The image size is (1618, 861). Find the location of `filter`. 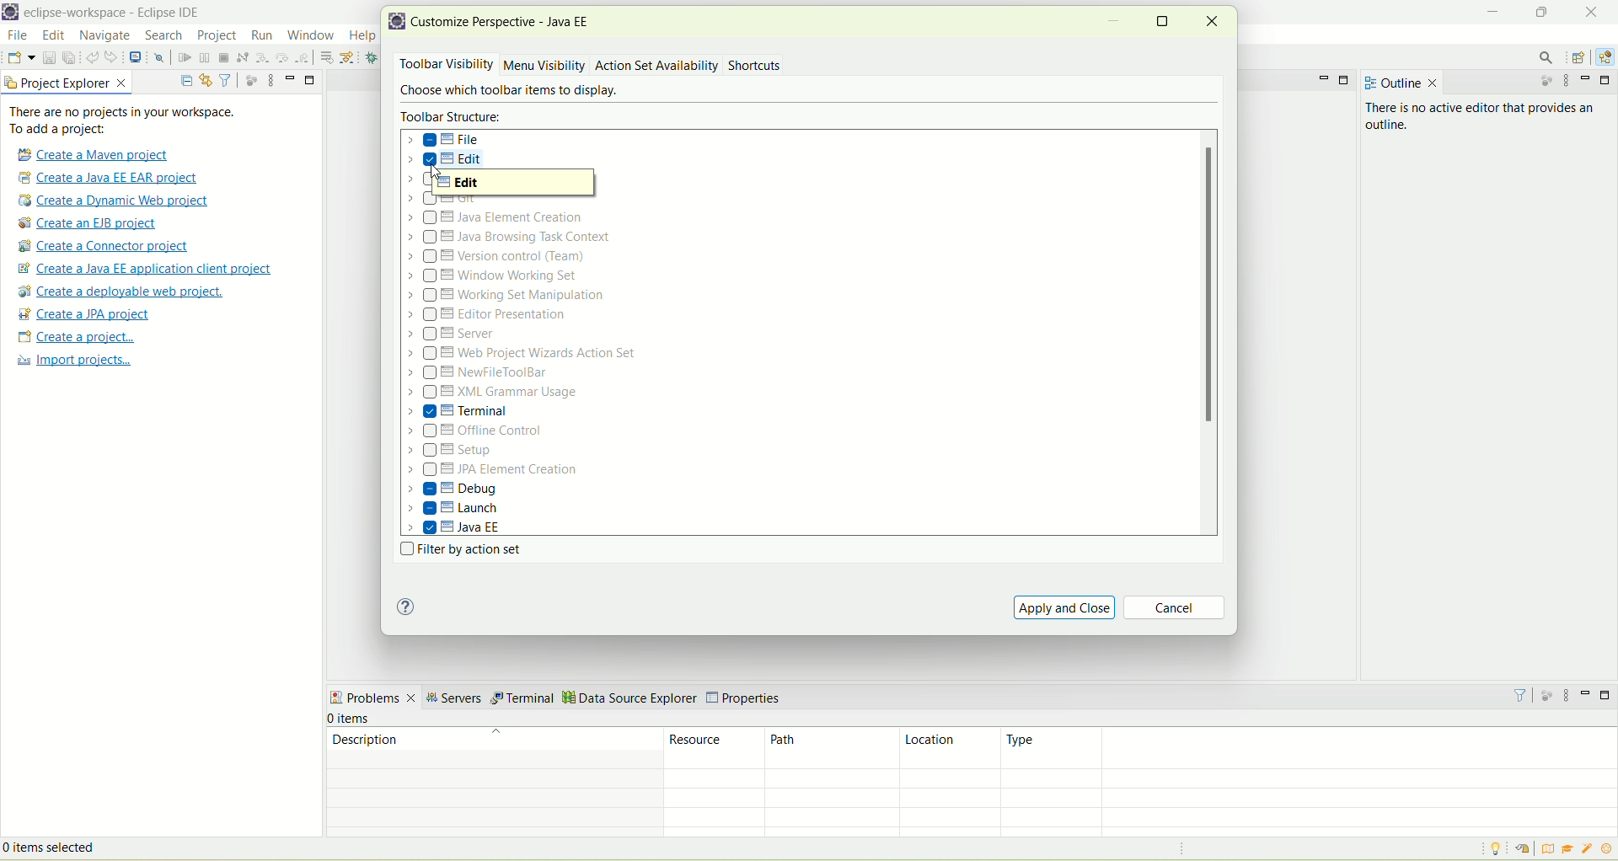

filter is located at coordinates (226, 80).